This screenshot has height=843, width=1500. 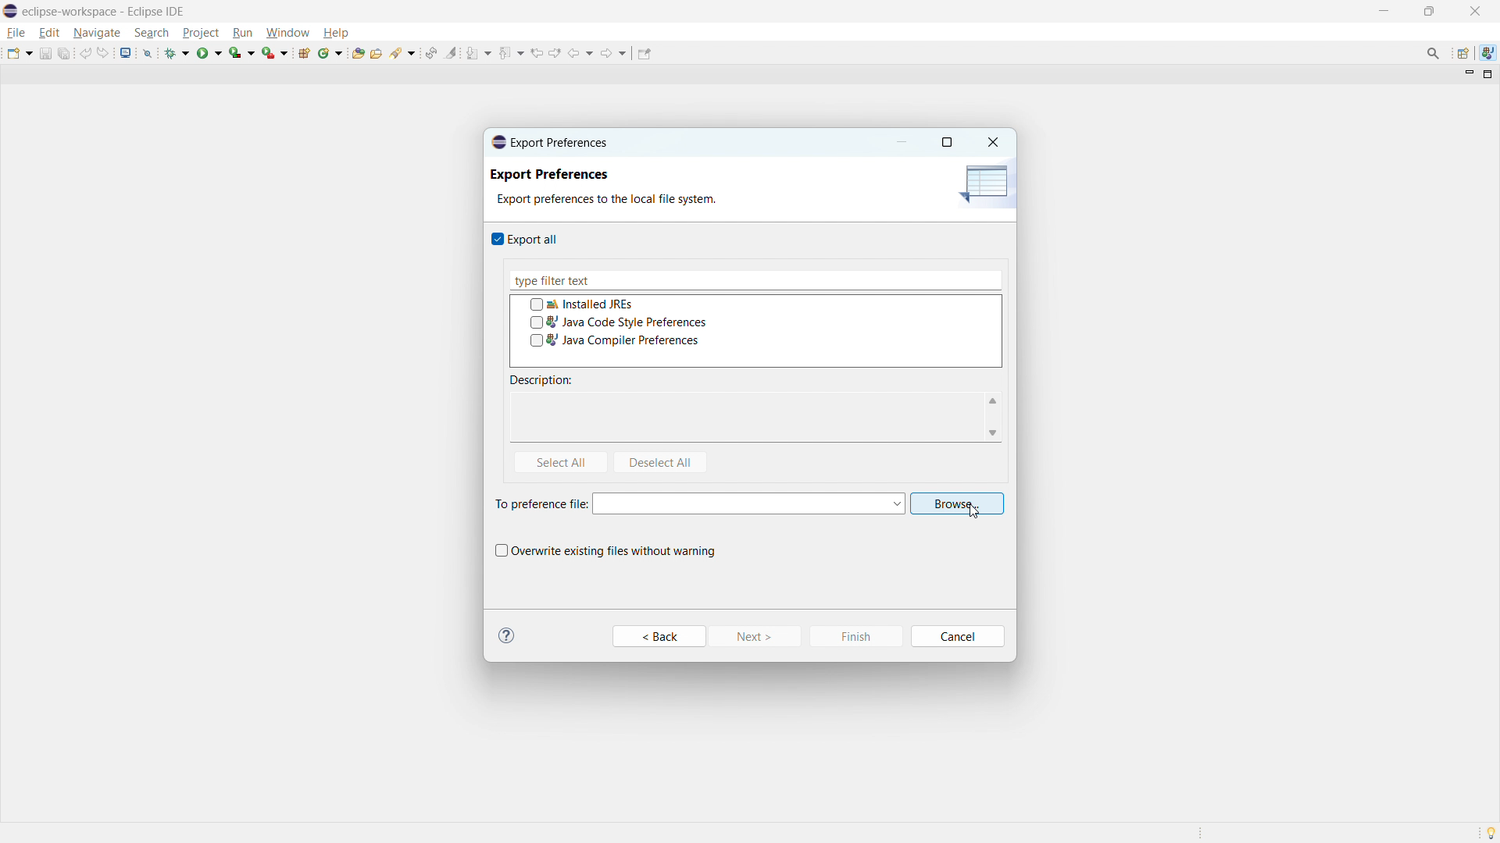 What do you see at coordinates (509, 637) in the screenshot?
I see `Information` at bounding box center [509, 637].